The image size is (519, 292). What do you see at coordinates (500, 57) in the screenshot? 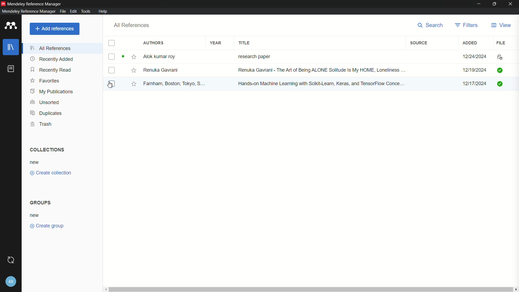
I see `icon` at bounding box center [500, 57].